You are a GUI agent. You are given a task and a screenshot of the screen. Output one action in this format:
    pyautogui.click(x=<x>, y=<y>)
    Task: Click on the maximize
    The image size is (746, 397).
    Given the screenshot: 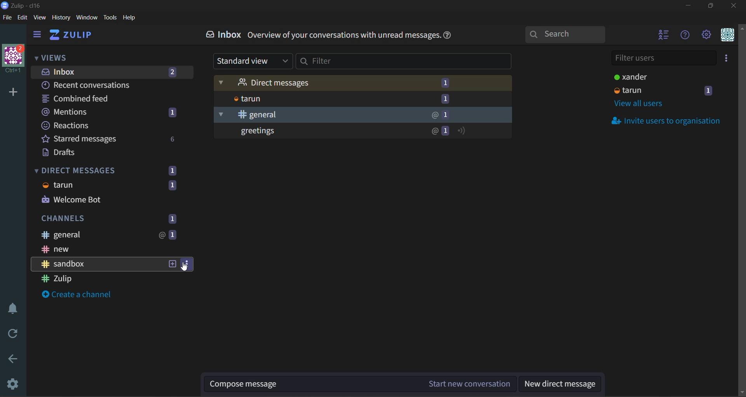 What is the action you would take?
    pyautogui.click(x=715, y=7)
    